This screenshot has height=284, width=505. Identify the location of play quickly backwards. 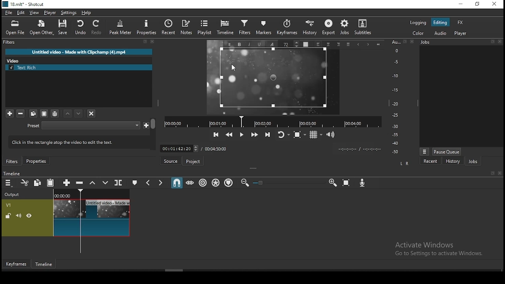
(229, 135).